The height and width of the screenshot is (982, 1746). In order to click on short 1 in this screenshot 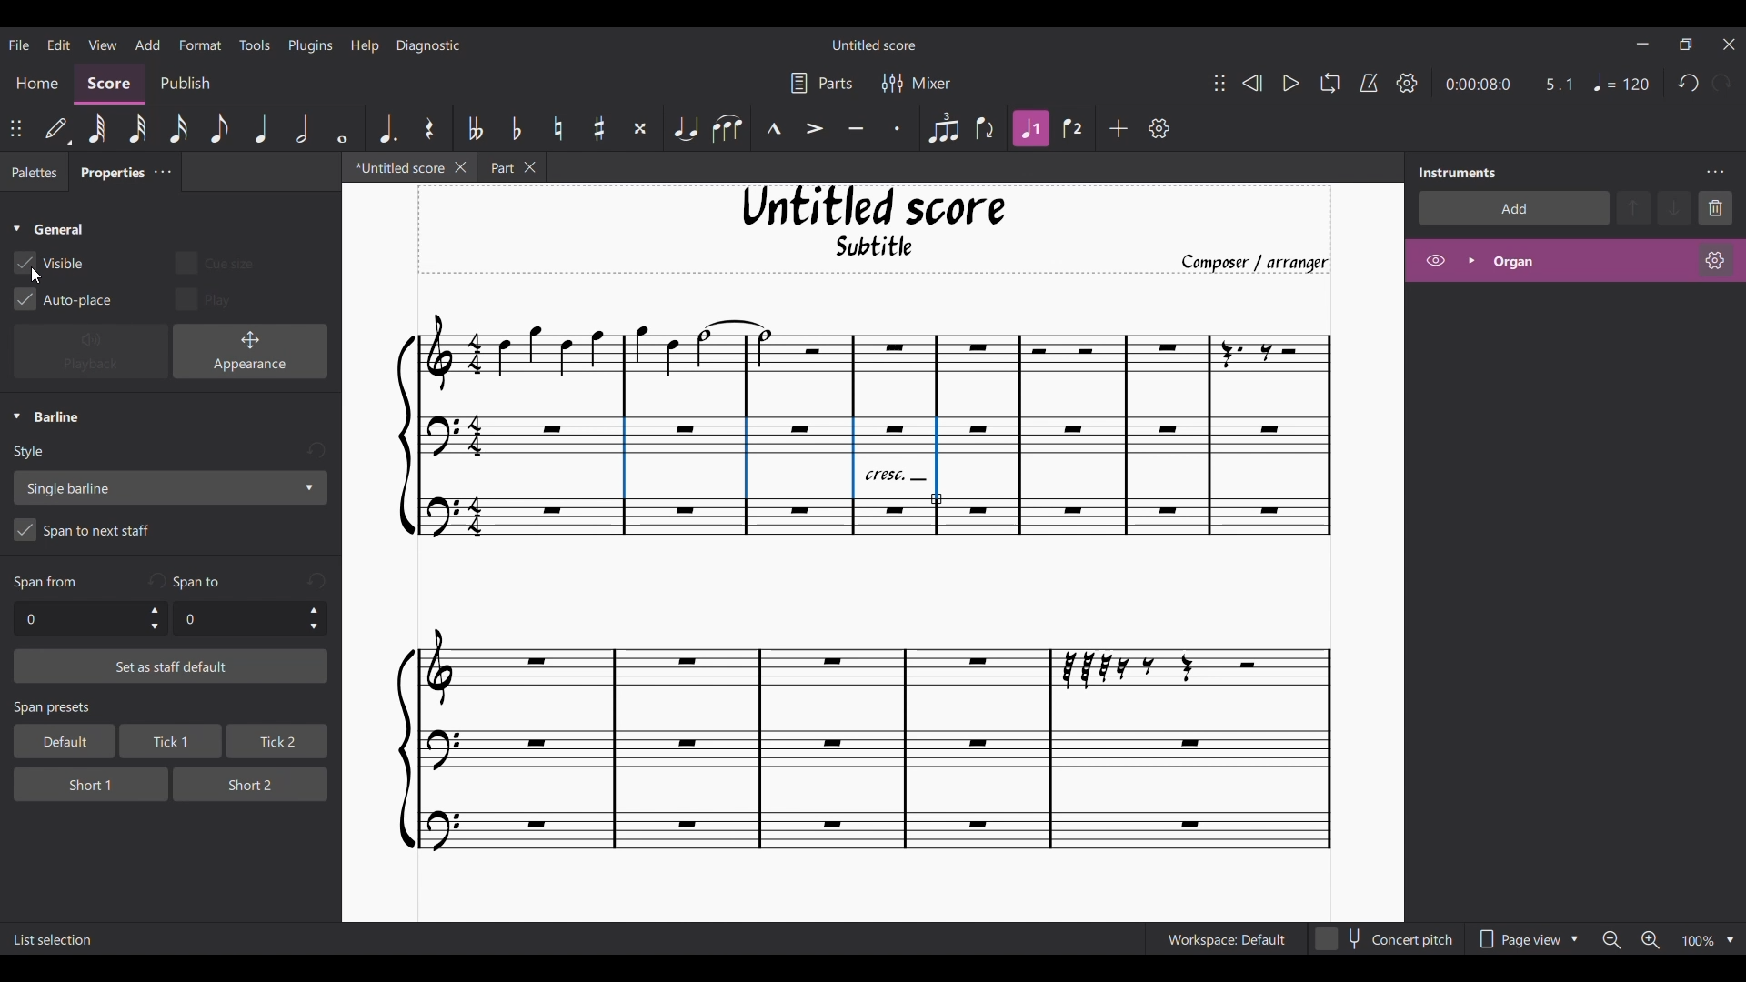, I will do `click(76, 782)`.